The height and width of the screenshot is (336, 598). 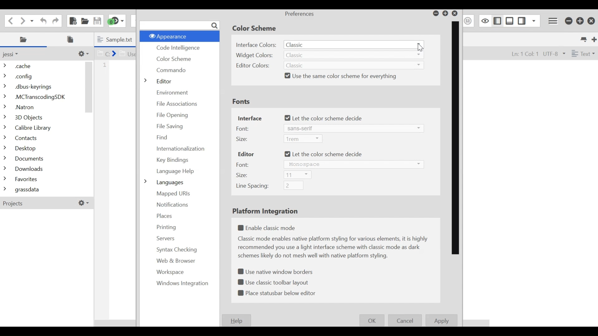 What do you see at coordinates (300, 14) in the screenshot?
I see `Preferences` at bounding box center [300, 14].